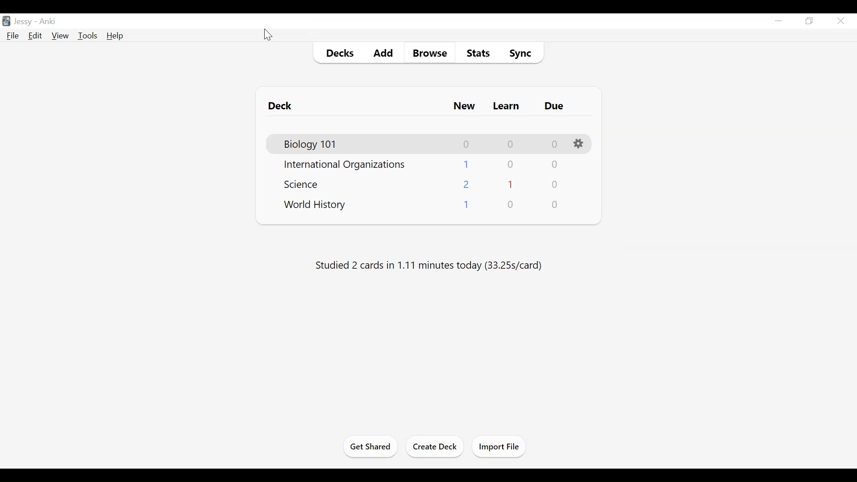 Image resolution: width=857 pixels, height=482 pixels. What do you see at coordinates (87, 36) in the screenshot?
I see `Tools` at bounding box center [87, 36].